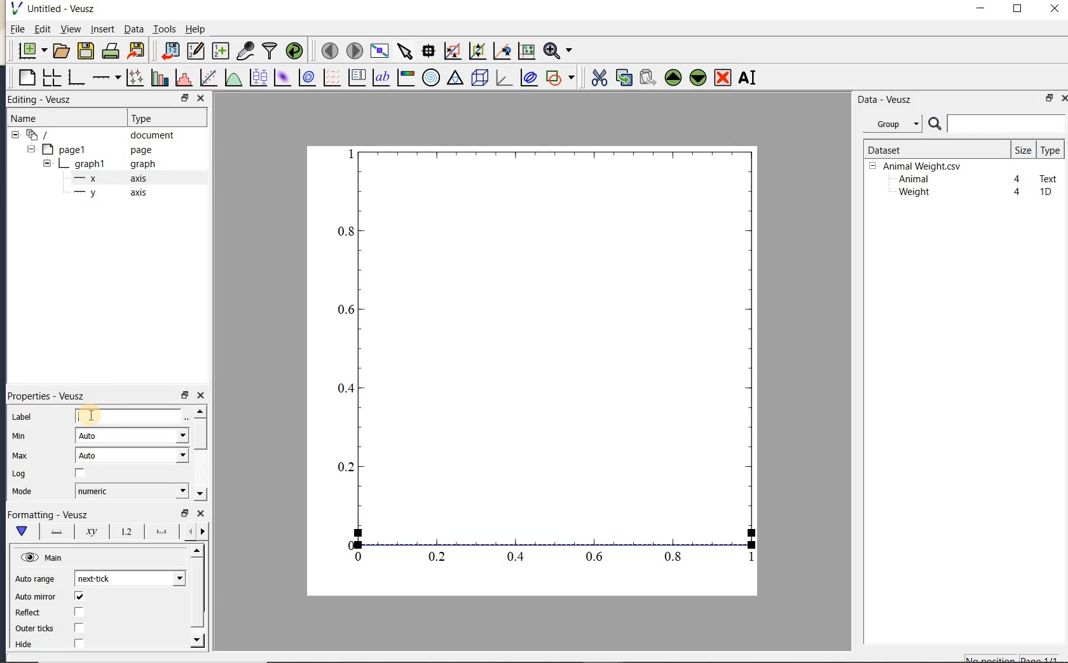 This screenshot has width=1068, height=663. I want to click on 3d scene, so click(478, 78).